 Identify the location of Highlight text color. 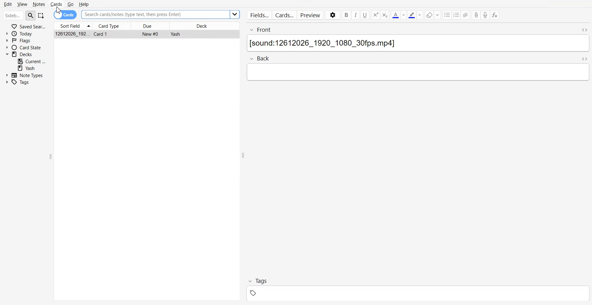
(415, 15).